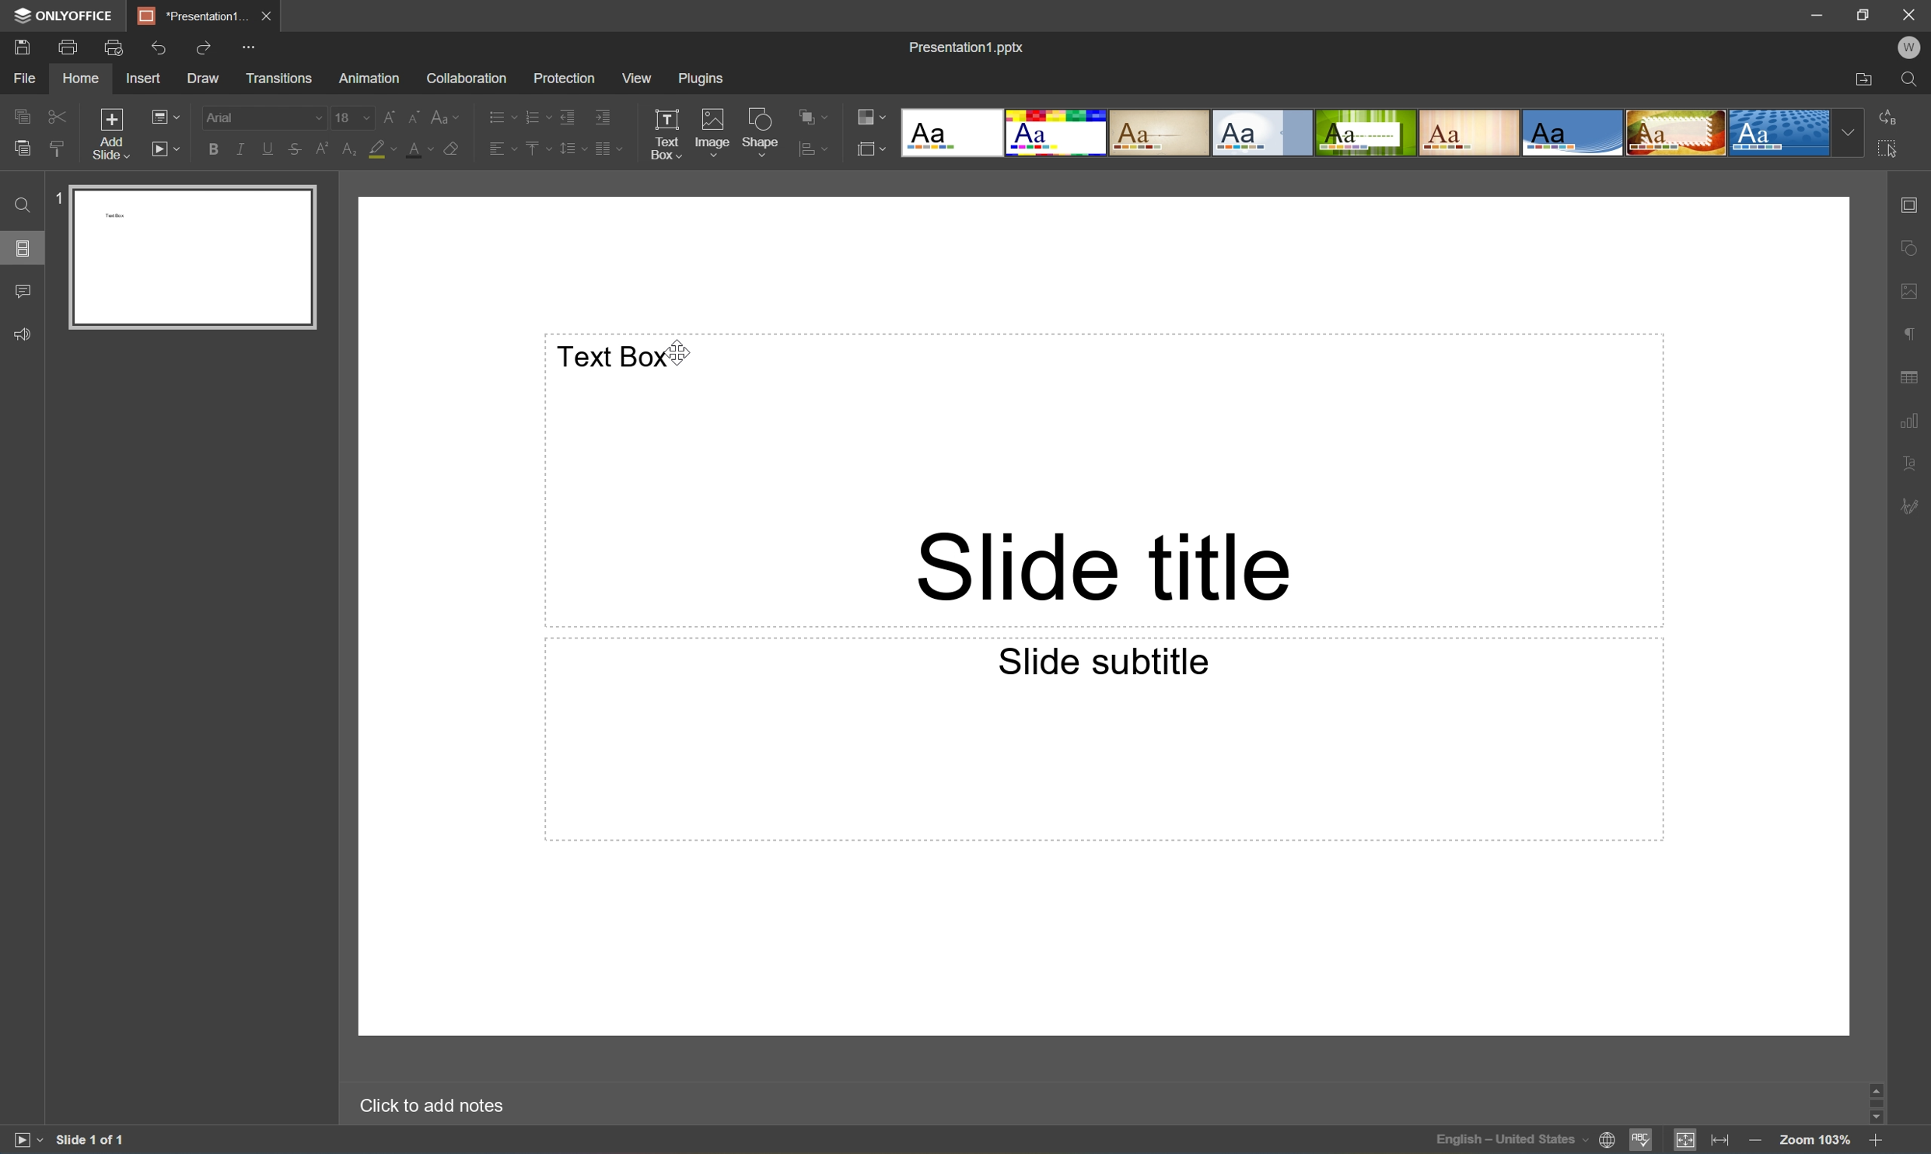 The height and width of the screenshot is (1154, 1931). What do you see at coordinates (1880, 1142) in the screenshot?
I see `Zoom in` at bounding box center [1880, 1142].